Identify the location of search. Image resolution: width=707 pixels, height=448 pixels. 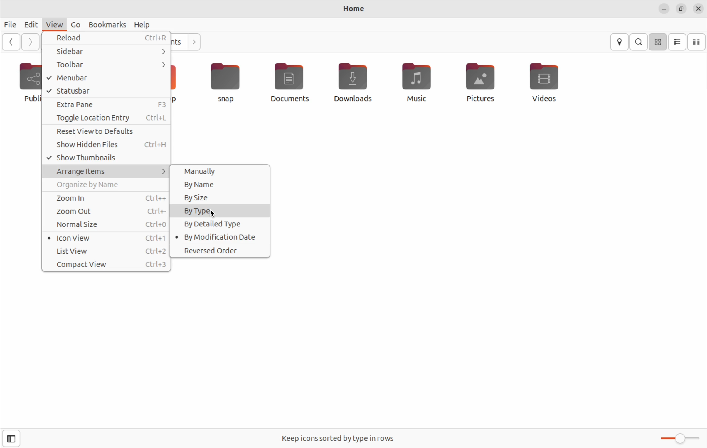
(639, 42).